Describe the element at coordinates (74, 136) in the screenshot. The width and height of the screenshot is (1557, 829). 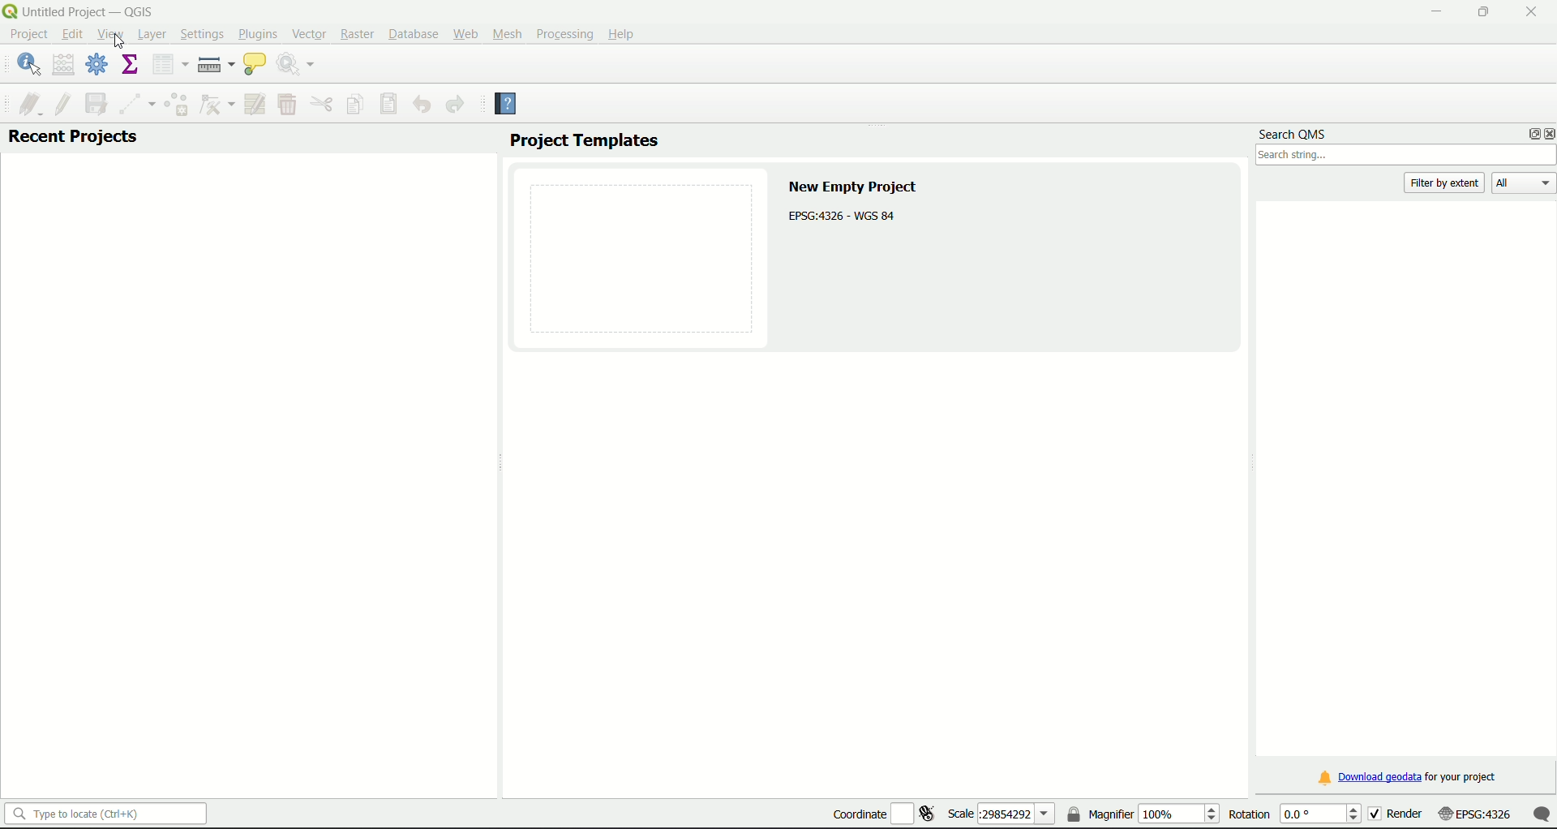
I see `recent projects` at that location.